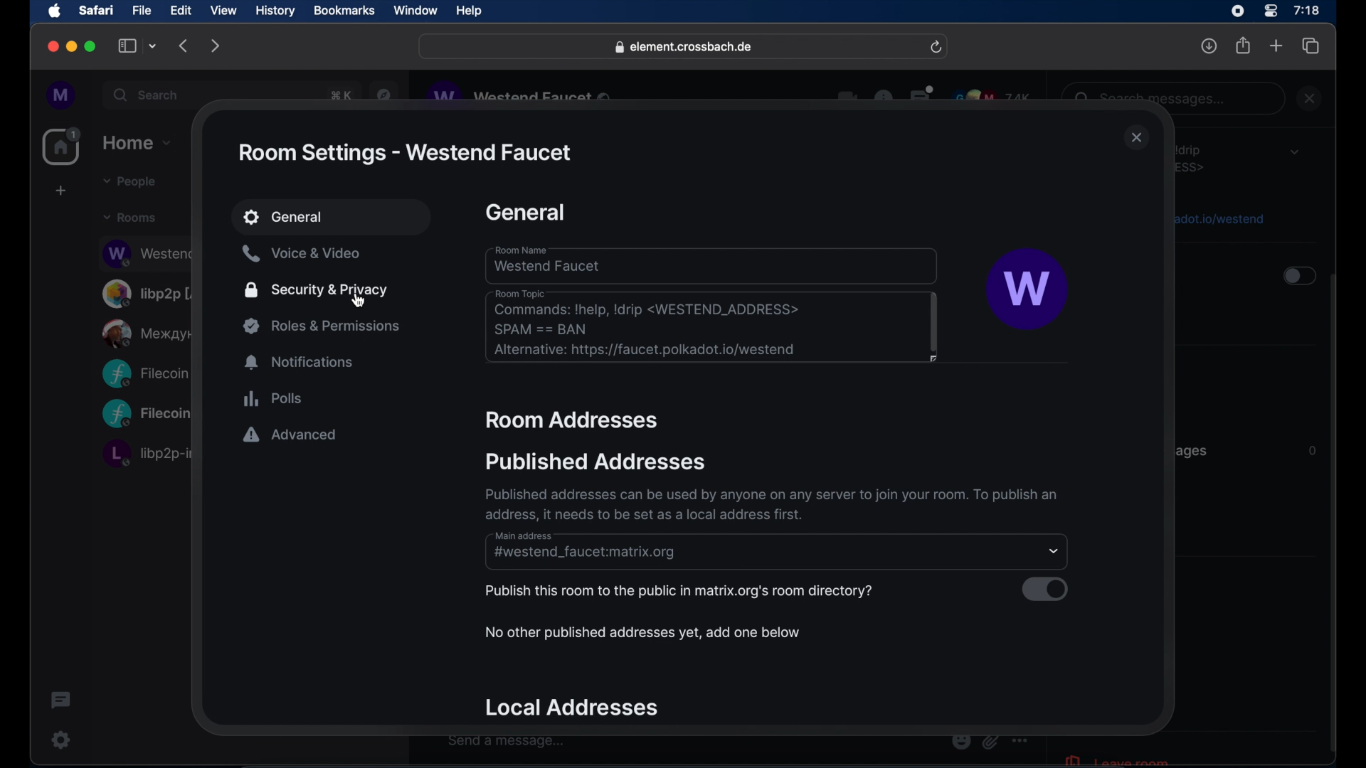 The width and height of the screenshot is (1366, 768). Describe the element at coordinates (147, 95) in the screenshot. I see `search` at that location.